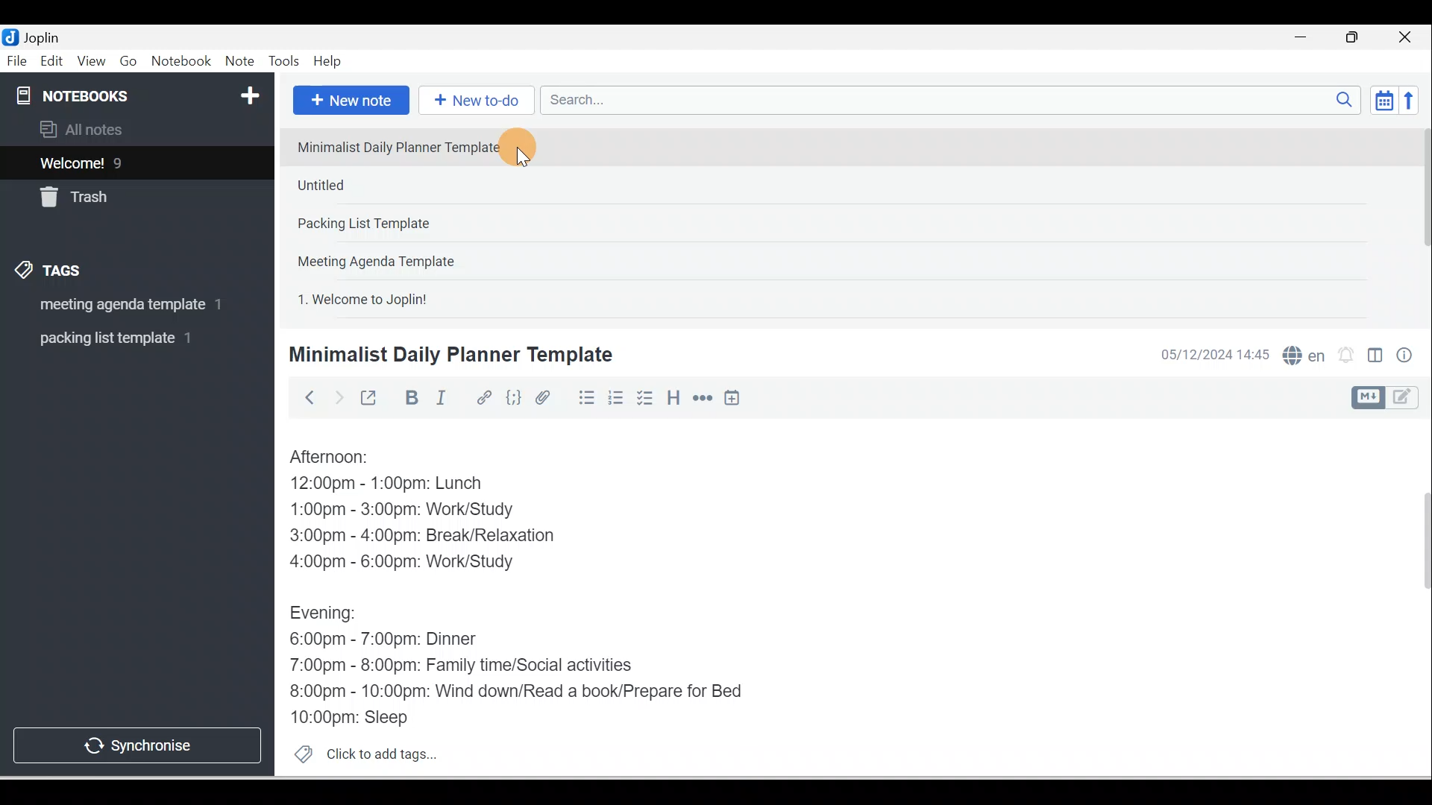 This screenshot has height=805, width=1432. I want to click on Minimalist Daily Planner Template, so click(448, 355).